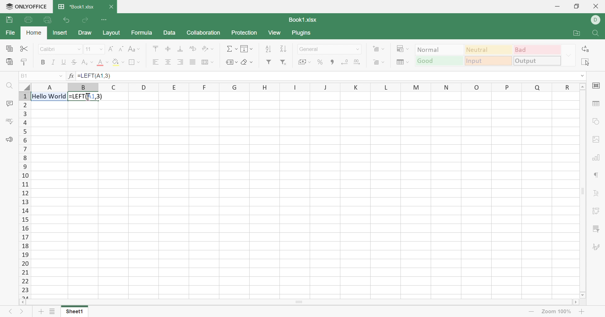 The height and width of the screenshot is (317, 605). I want to click on Cell settings, so click(597, 85).